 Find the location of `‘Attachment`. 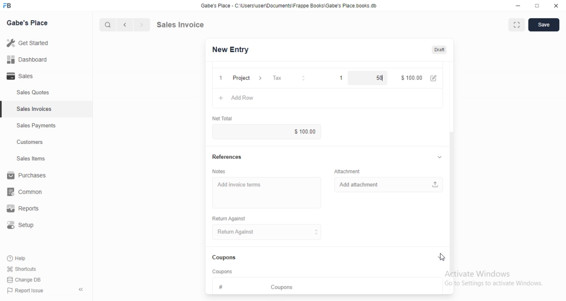

‘Attachment is located at coordinates (347, 171).